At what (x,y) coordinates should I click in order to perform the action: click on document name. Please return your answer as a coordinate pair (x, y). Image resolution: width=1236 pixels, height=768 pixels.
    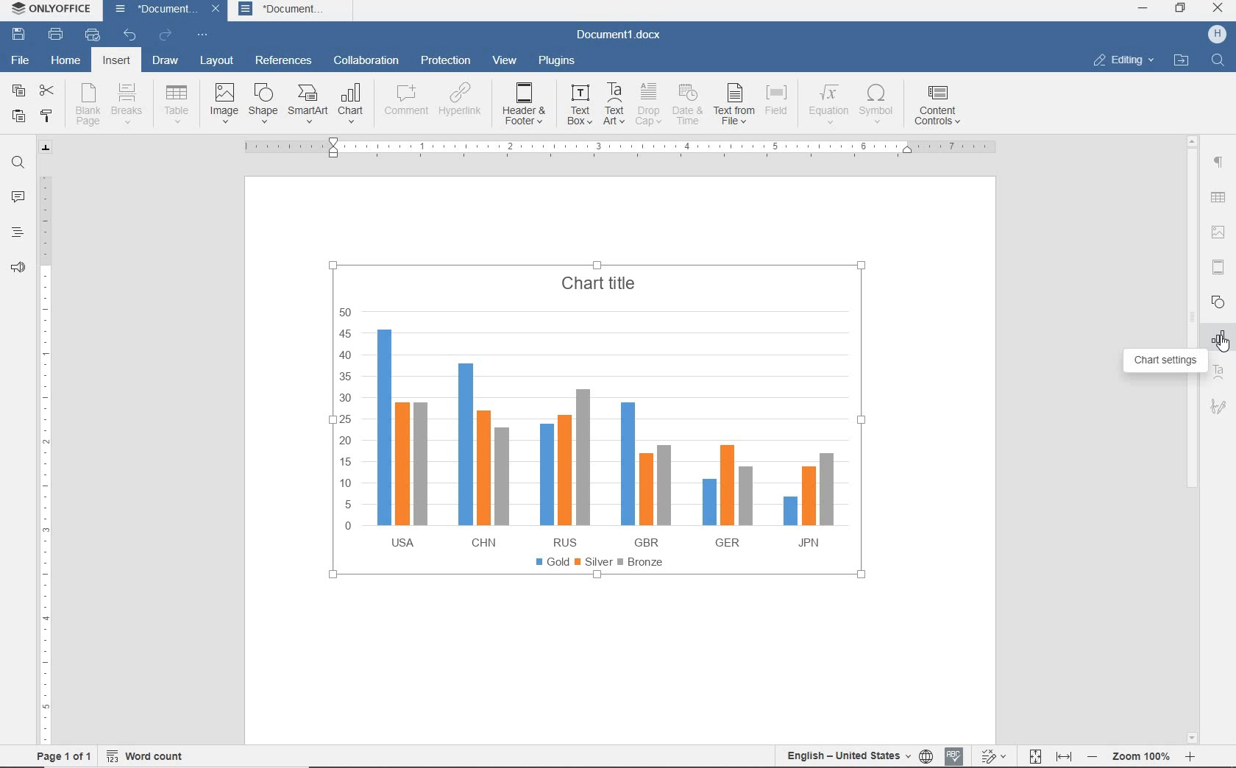
    Looking at the image, I should click on (152, 11).